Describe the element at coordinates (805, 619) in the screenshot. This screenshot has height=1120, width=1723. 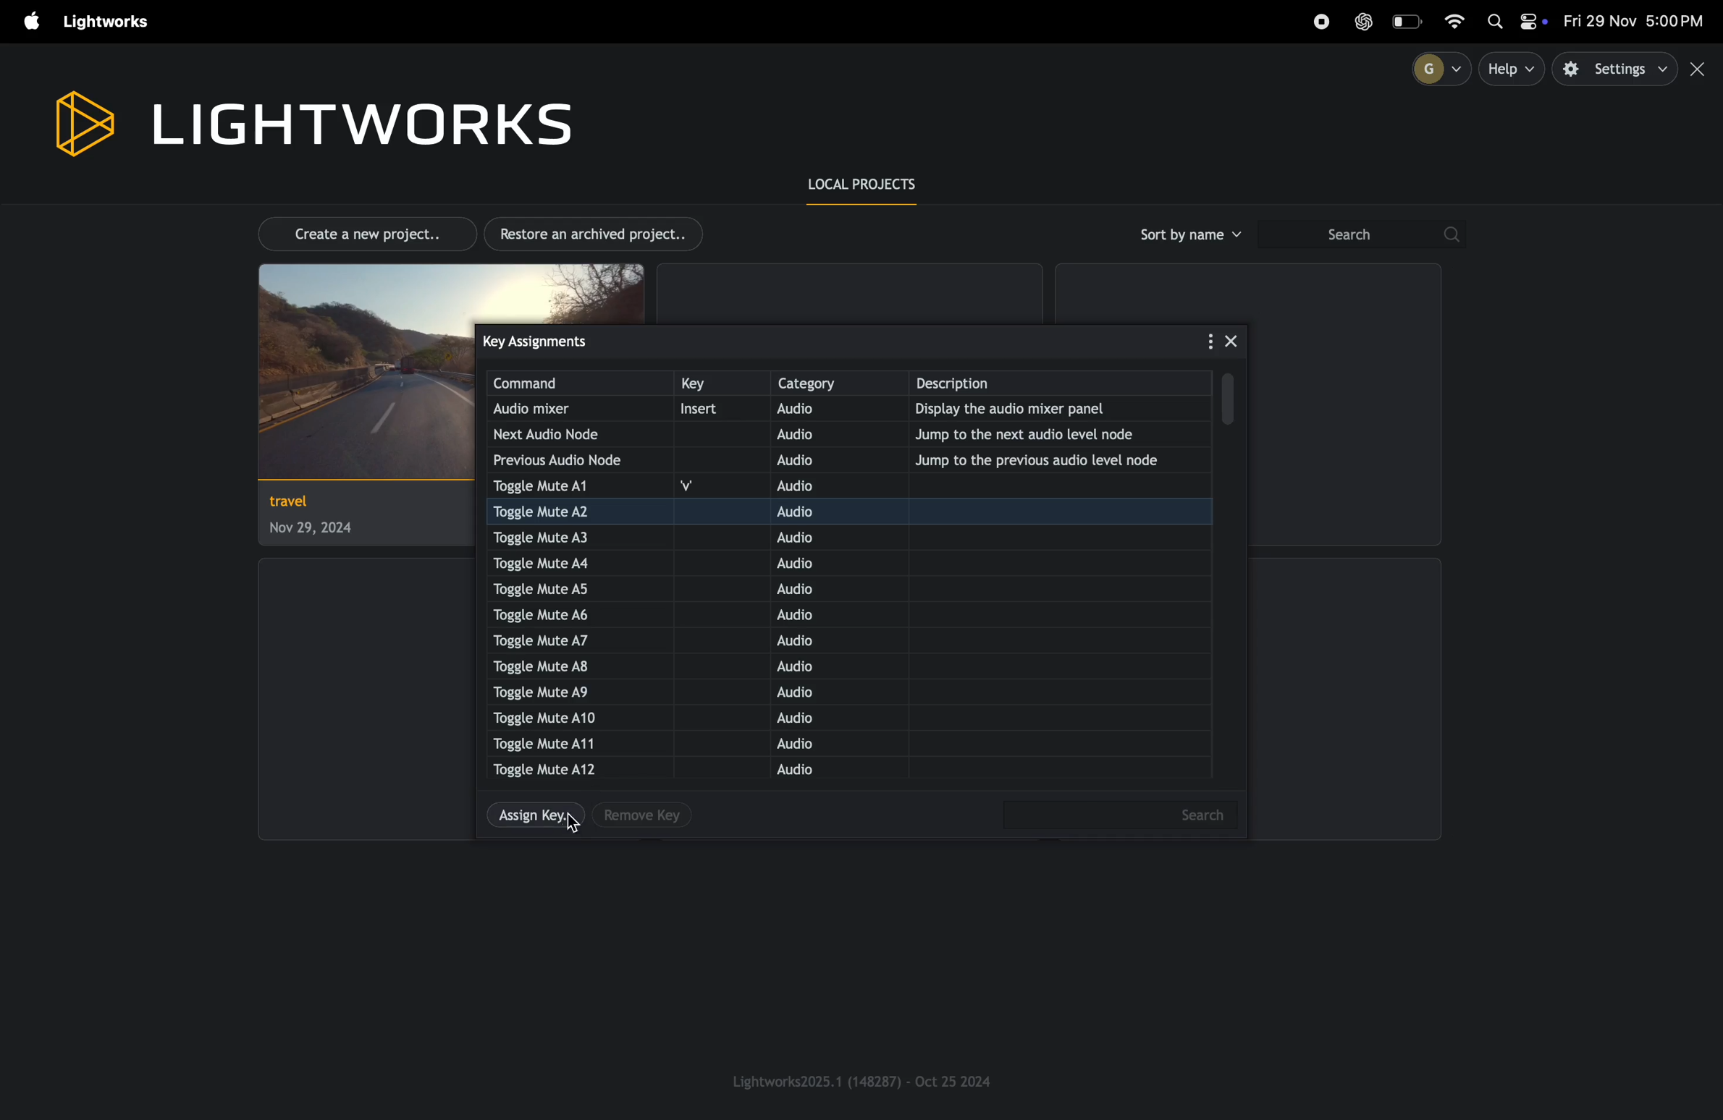
I see `audio` at that location.